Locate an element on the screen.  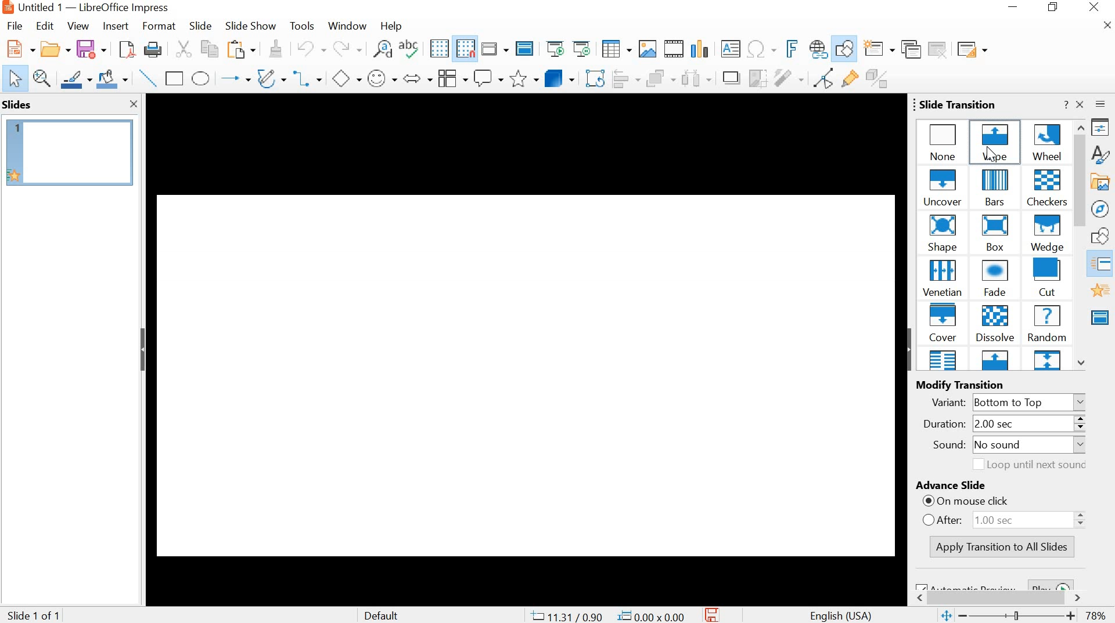
Master slides is located at coordinates (1102, 316).